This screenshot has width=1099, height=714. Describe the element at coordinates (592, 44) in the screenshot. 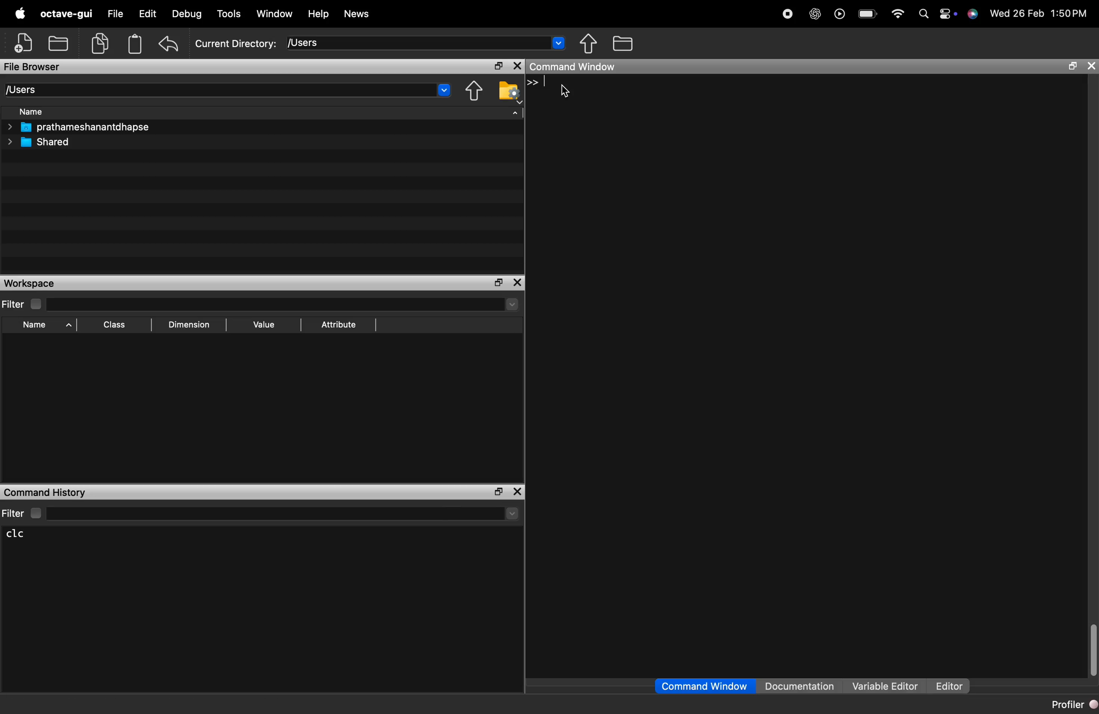

I see `one directory up` at that location.